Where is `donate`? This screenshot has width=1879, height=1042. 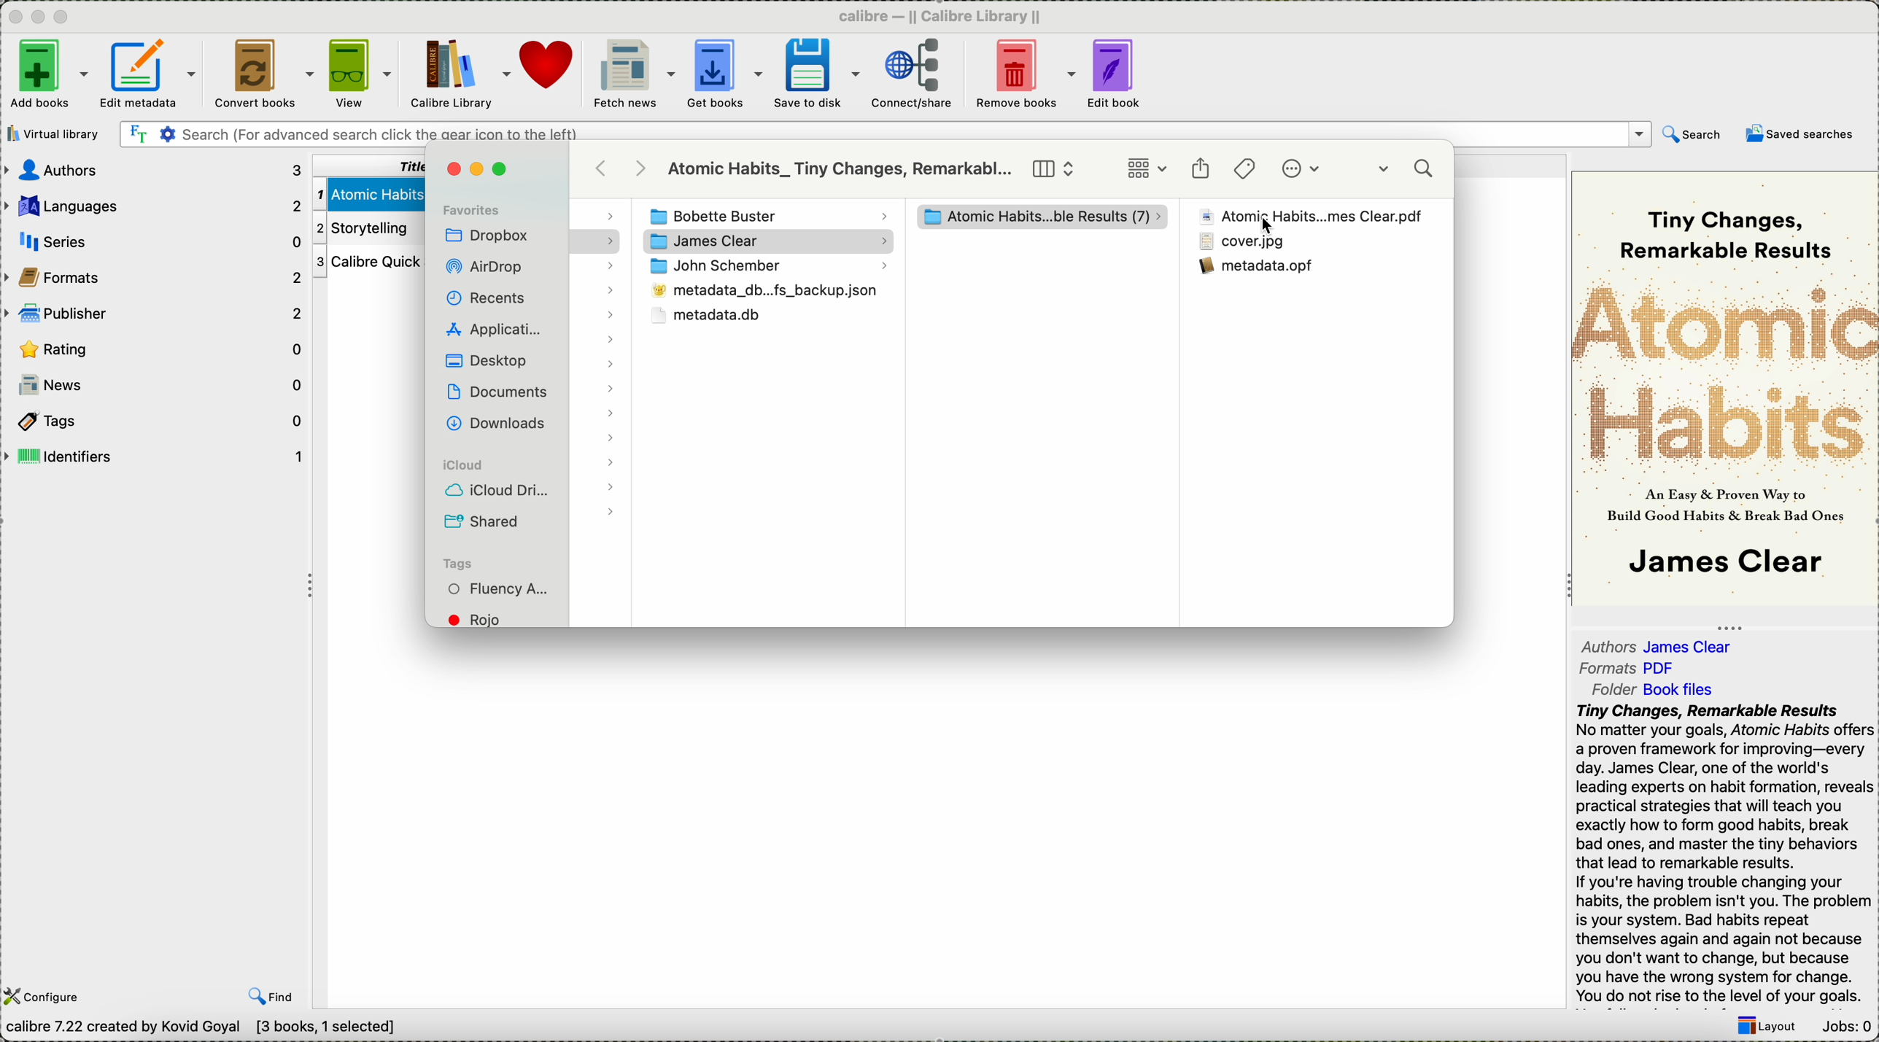 donate is located at coordinates (549, 66).